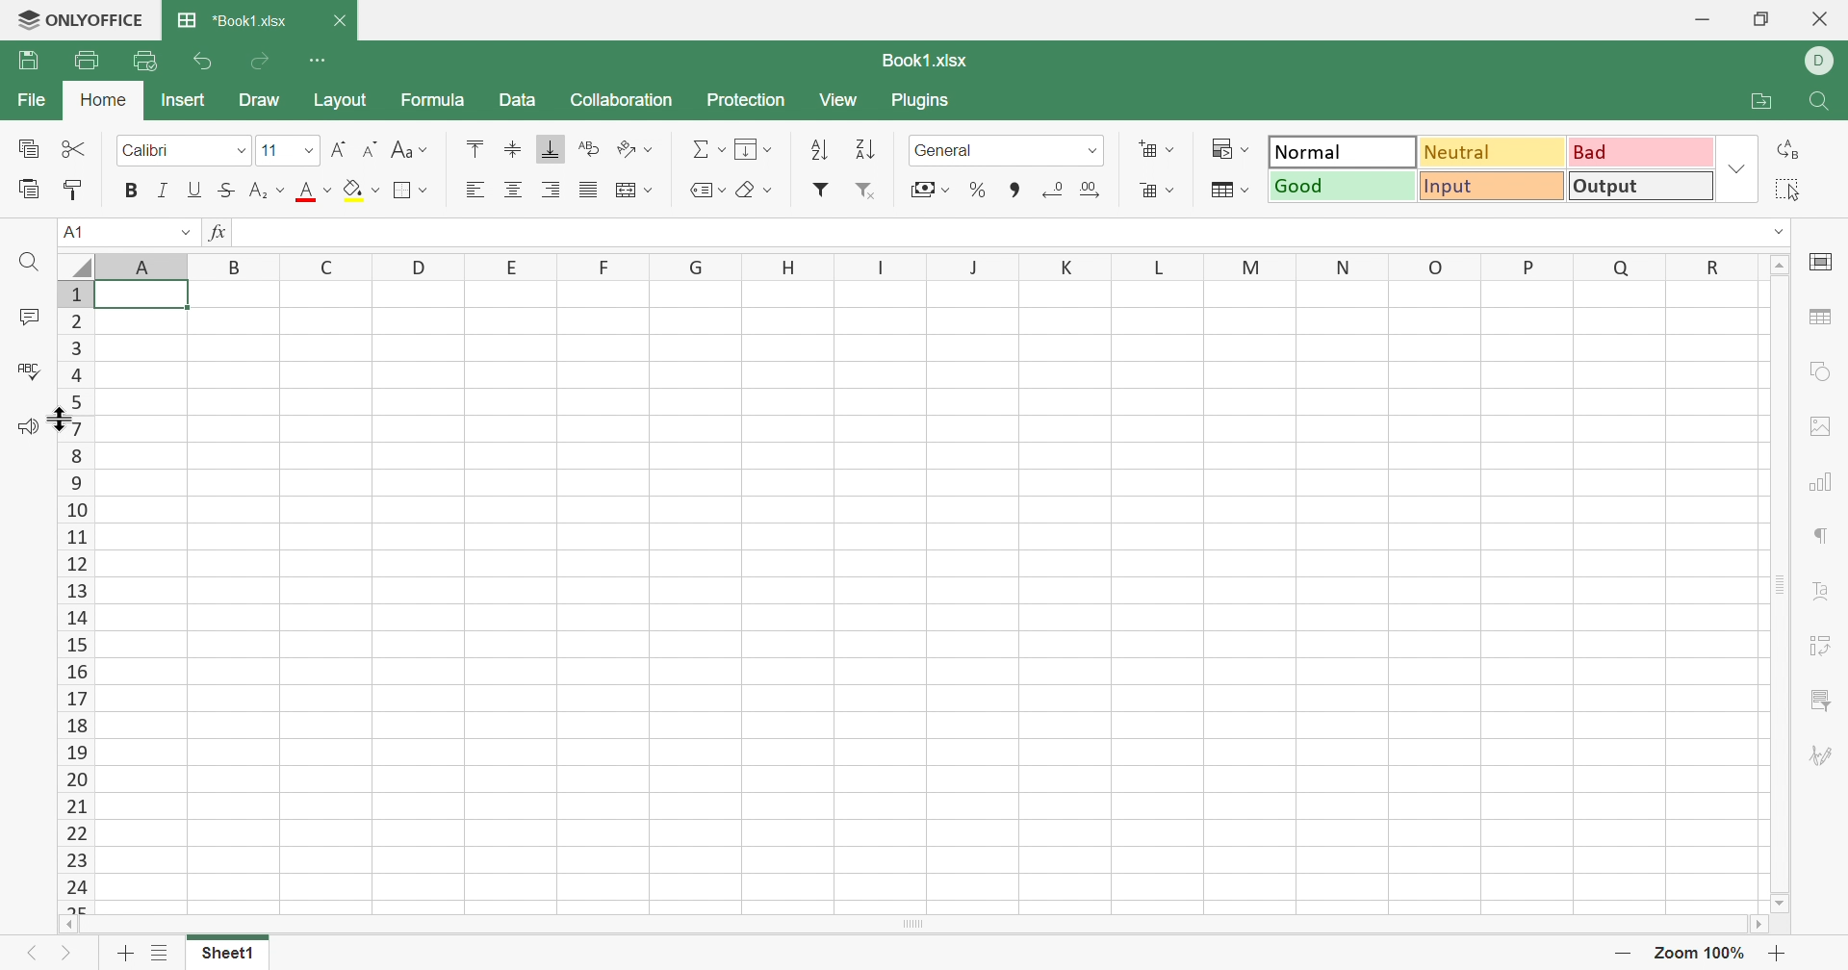 This screenshot has width=1848, height=970. What do you see at coordinates (1159, 147) in the screenshot?
I see `Insert cells` at bounding box center [1159, 147].